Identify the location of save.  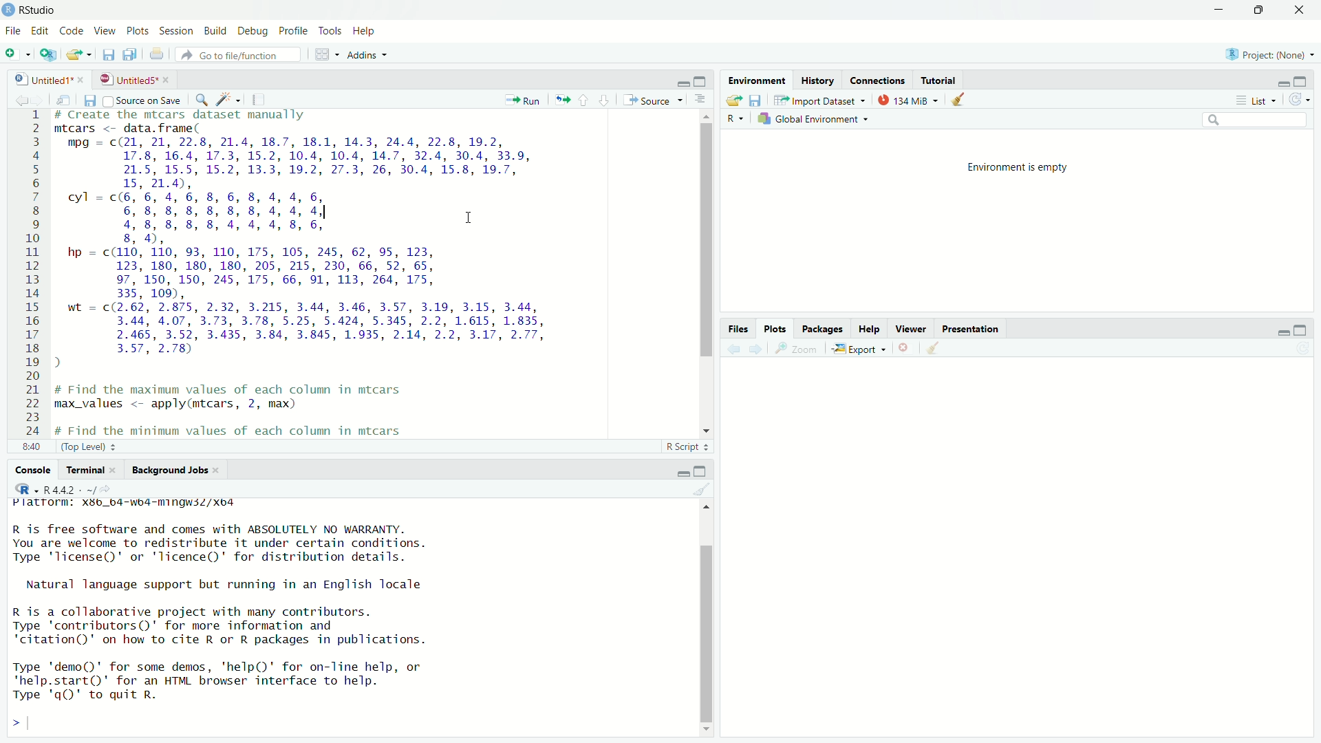
(107, 56).